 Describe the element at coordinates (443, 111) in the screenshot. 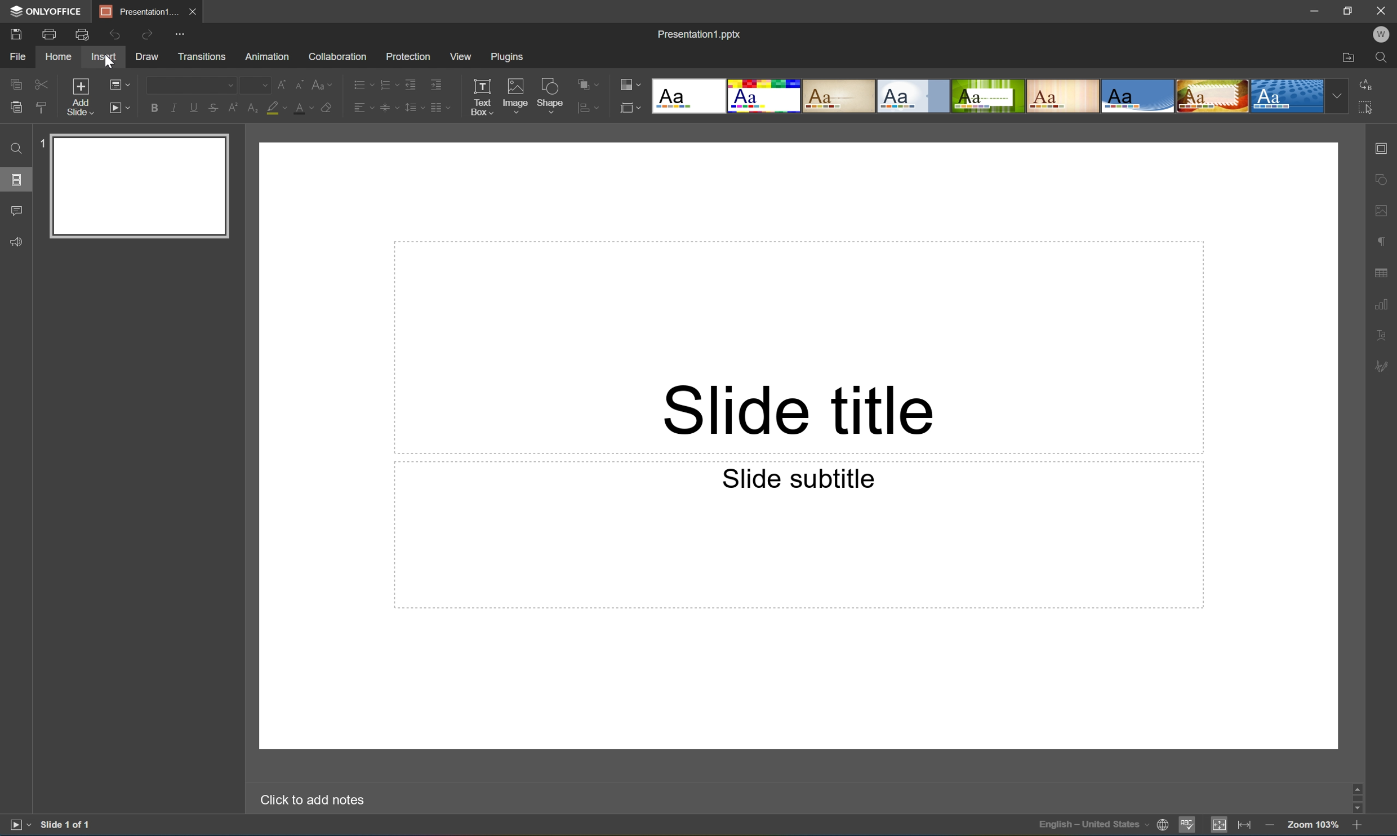

I see `Insert columns` at that location.